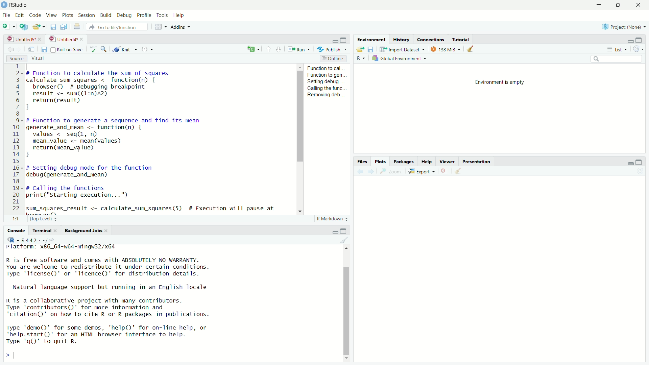 The height and width of the screenshot is (365, 649). Describe the element at coordinates (15, 139) in the screenshot. I see `serial numbers` at that location.